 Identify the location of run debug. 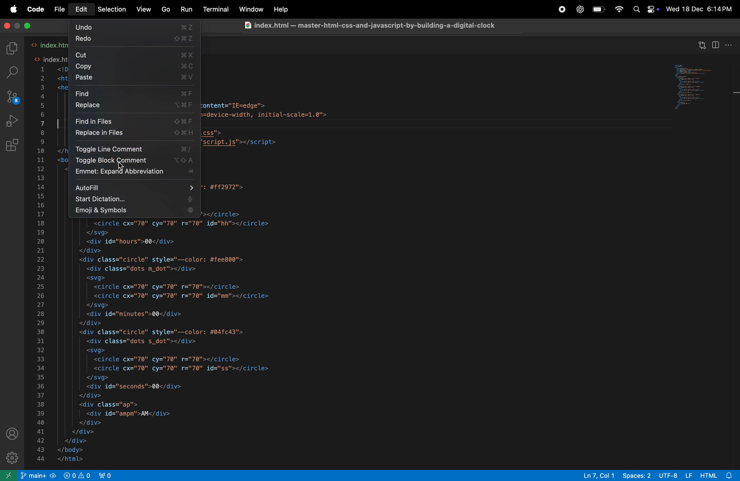
(13, 122).